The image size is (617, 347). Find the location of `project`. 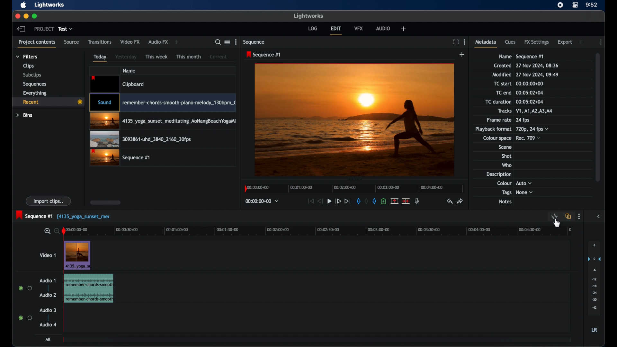

project is located at coordinates (44, 29).